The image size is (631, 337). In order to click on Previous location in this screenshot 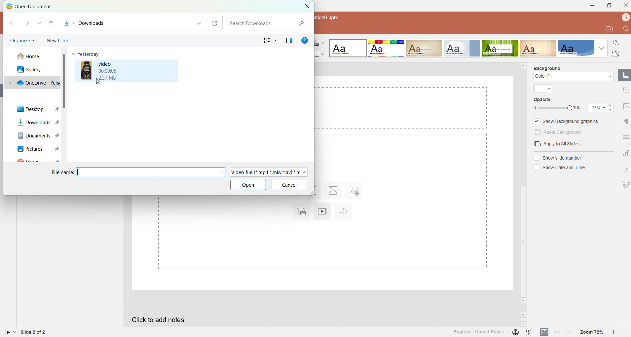, I will do `click(196, 23)`.